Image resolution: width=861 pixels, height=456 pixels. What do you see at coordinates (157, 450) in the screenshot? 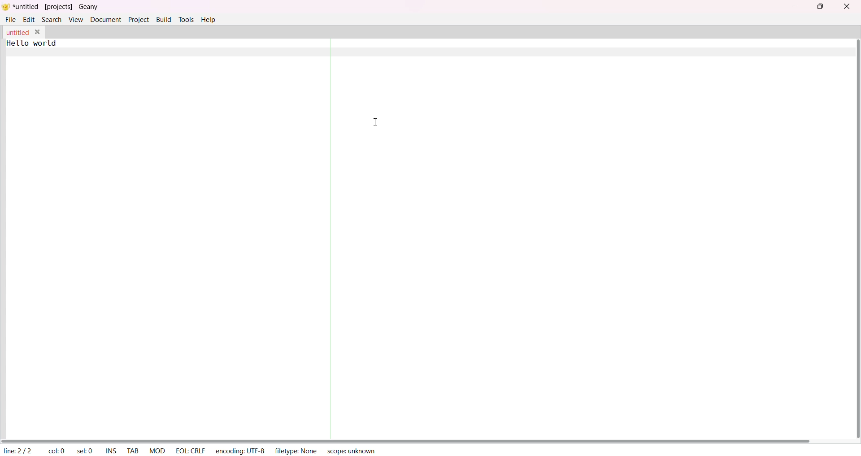
I see `mod` at bounding box center [157, 450].